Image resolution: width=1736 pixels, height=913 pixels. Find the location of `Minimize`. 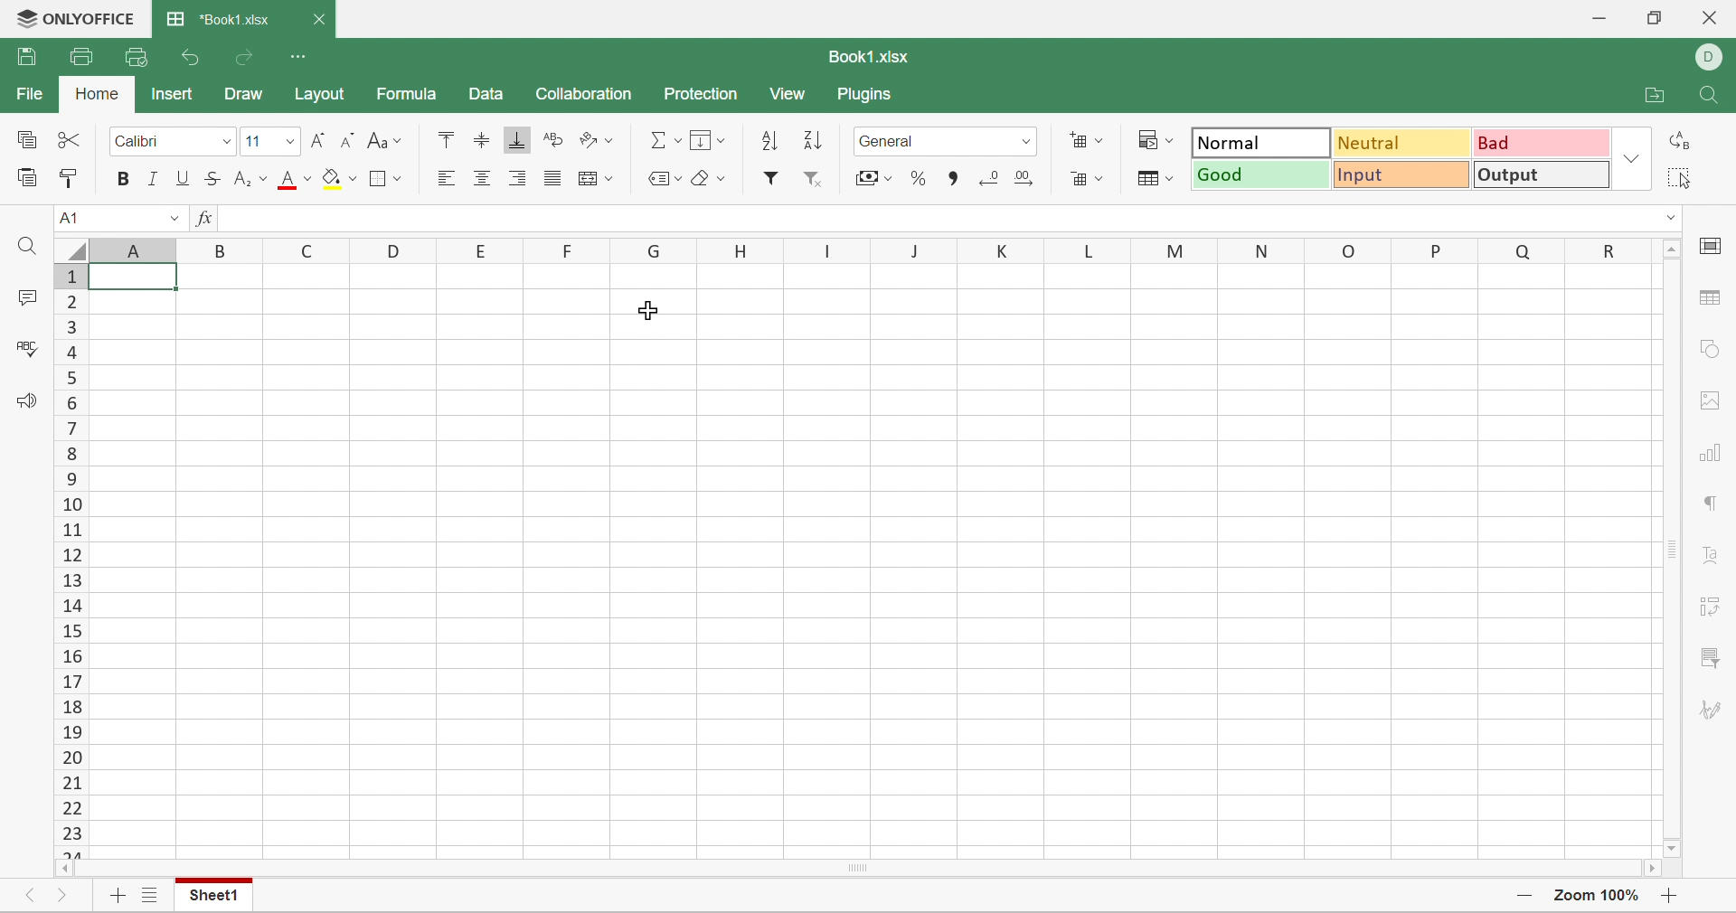

Minimize is located at coordinates (1599, 18).